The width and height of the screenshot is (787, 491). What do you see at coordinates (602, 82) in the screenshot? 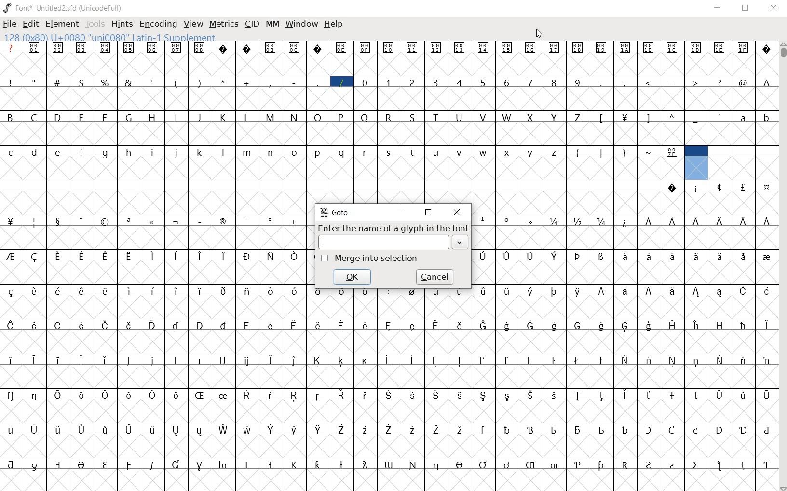
I see `:` at bounding box center [602, 82].